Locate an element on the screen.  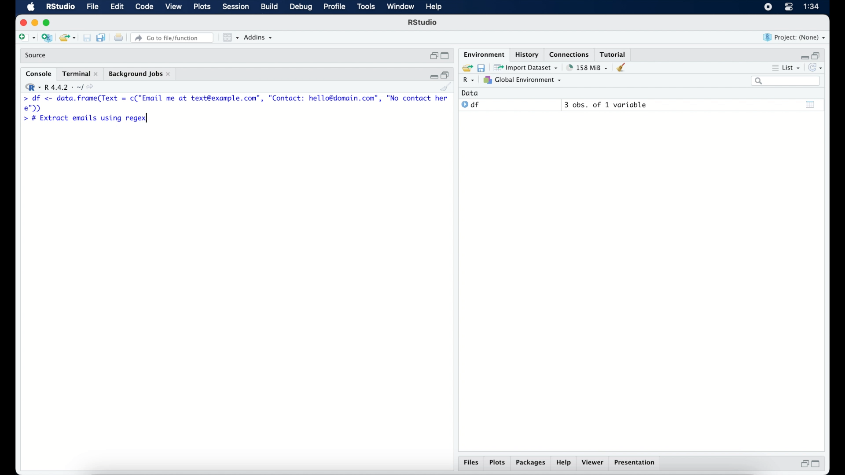
view in panes is located at coordinates (230, 38).